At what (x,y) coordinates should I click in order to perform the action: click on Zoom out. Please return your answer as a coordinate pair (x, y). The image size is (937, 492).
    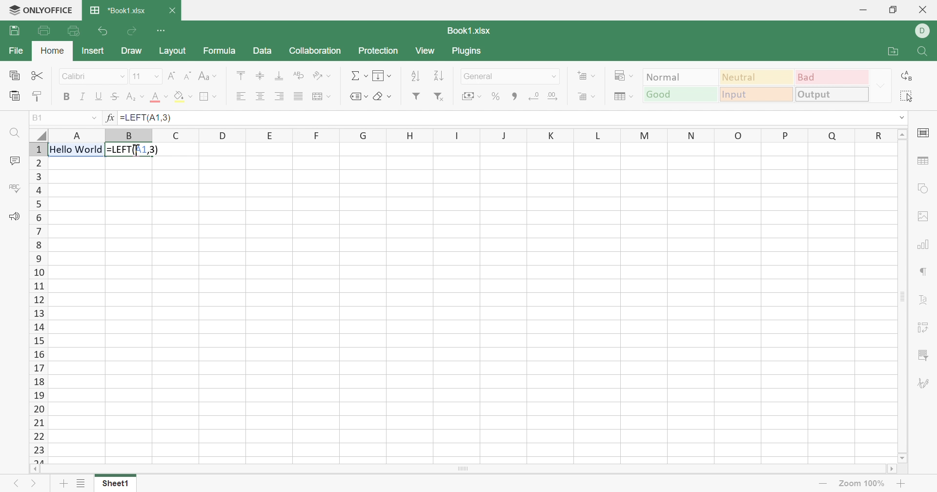
    Looking at the image, I should click on (823, 484).